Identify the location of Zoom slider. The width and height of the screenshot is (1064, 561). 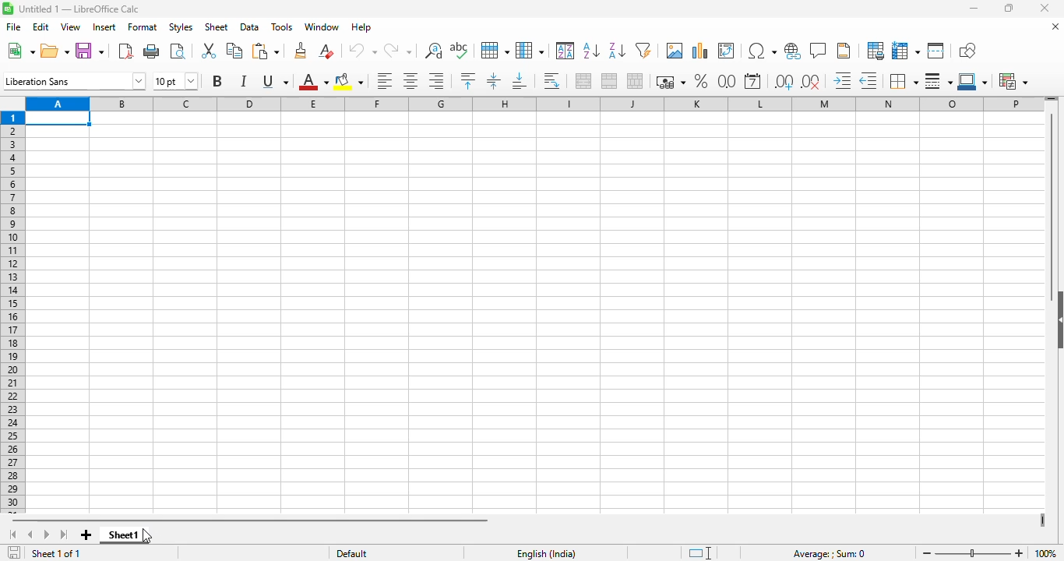
(973, 554).